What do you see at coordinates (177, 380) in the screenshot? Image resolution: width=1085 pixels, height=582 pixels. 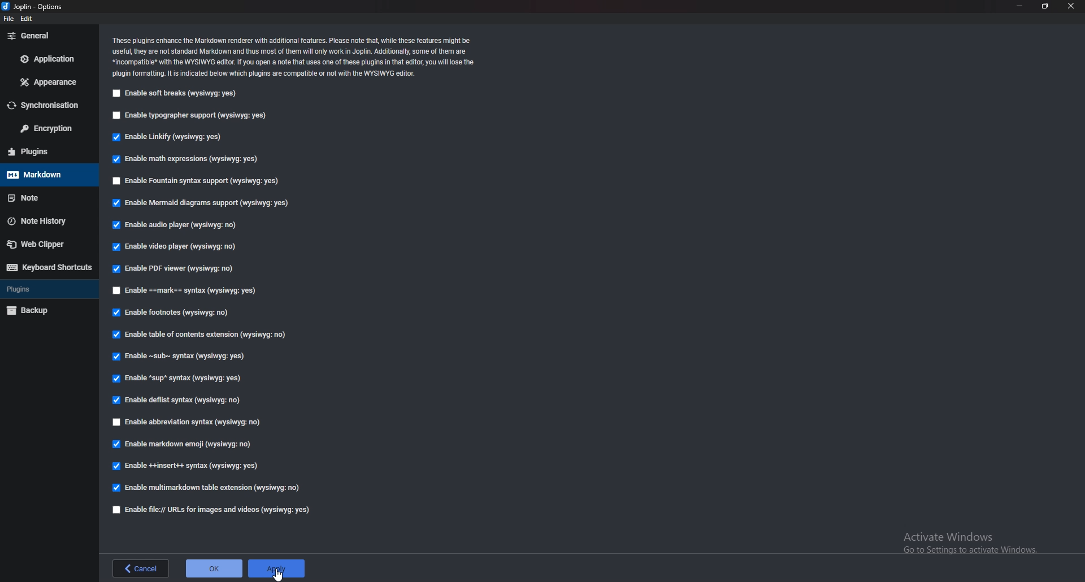 I see `enable sup syntax` at bounding box center [177, 380].